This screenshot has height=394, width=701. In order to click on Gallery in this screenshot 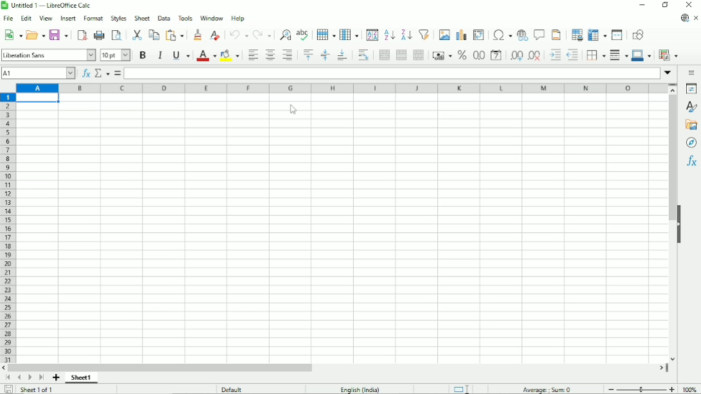, I will do `click(691, 125)`.